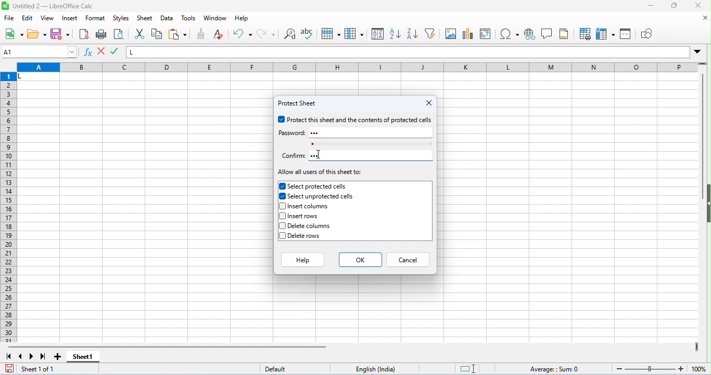  What do you see at coordinates (321, 172) in the screenshot?
I see `allow all users of this sheet to` at bounding box center [321, 172].